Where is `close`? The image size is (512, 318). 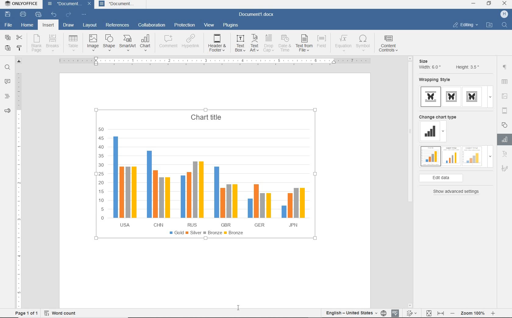
close is located at coordinates (505, 4).